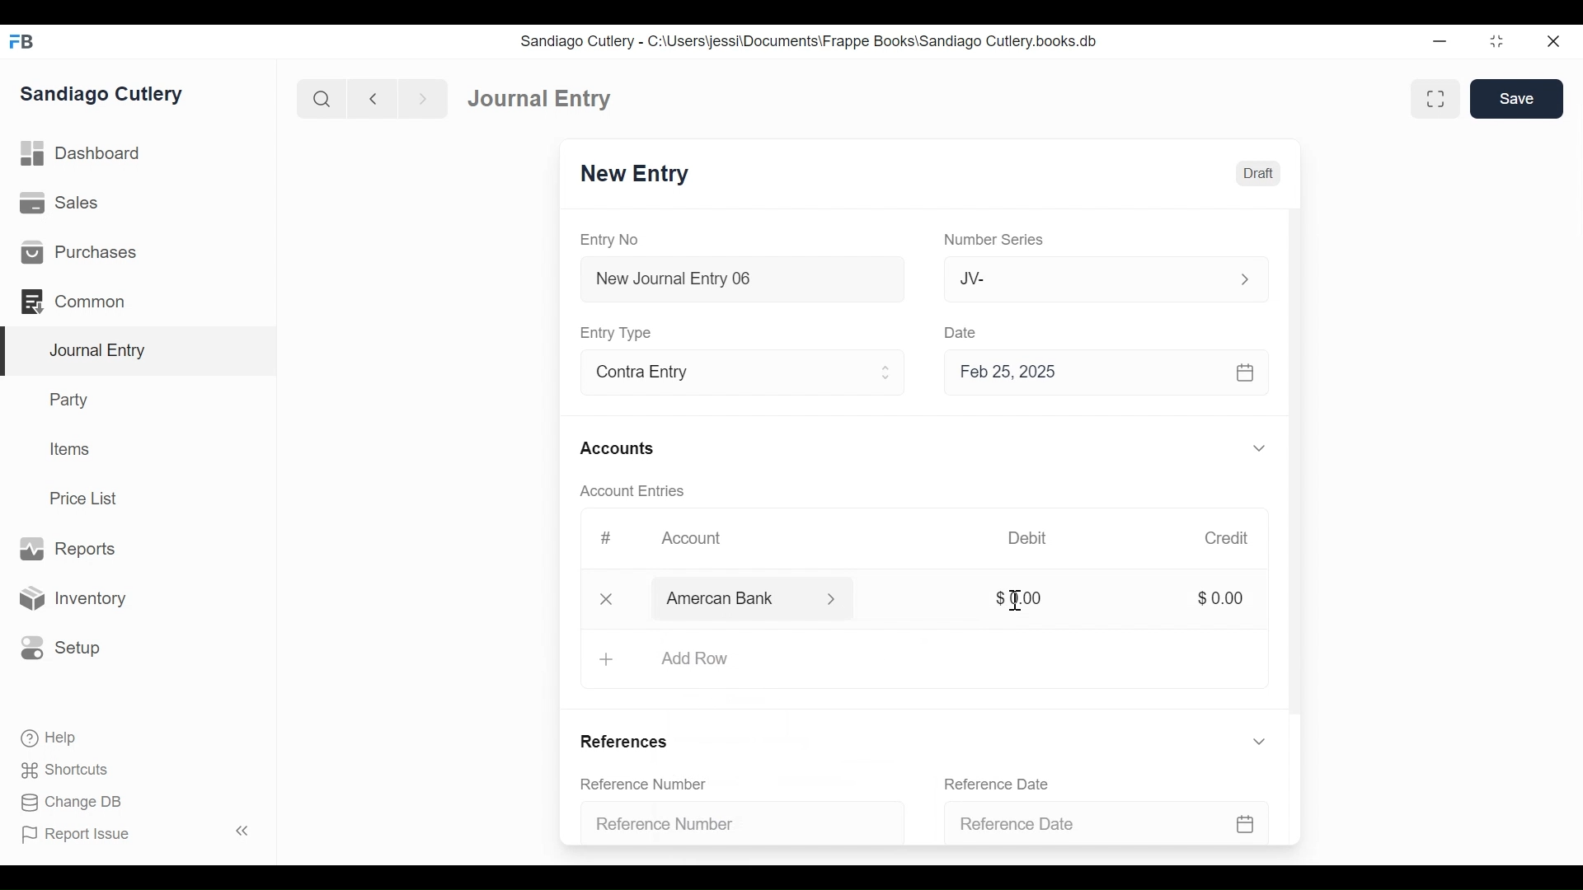 This screenshot has width=1583, height=890. What do you see at coordinates (1297, 468) in the screenshot?
I see `Vertical Scroll bar` at bounding box center [1297, 468].